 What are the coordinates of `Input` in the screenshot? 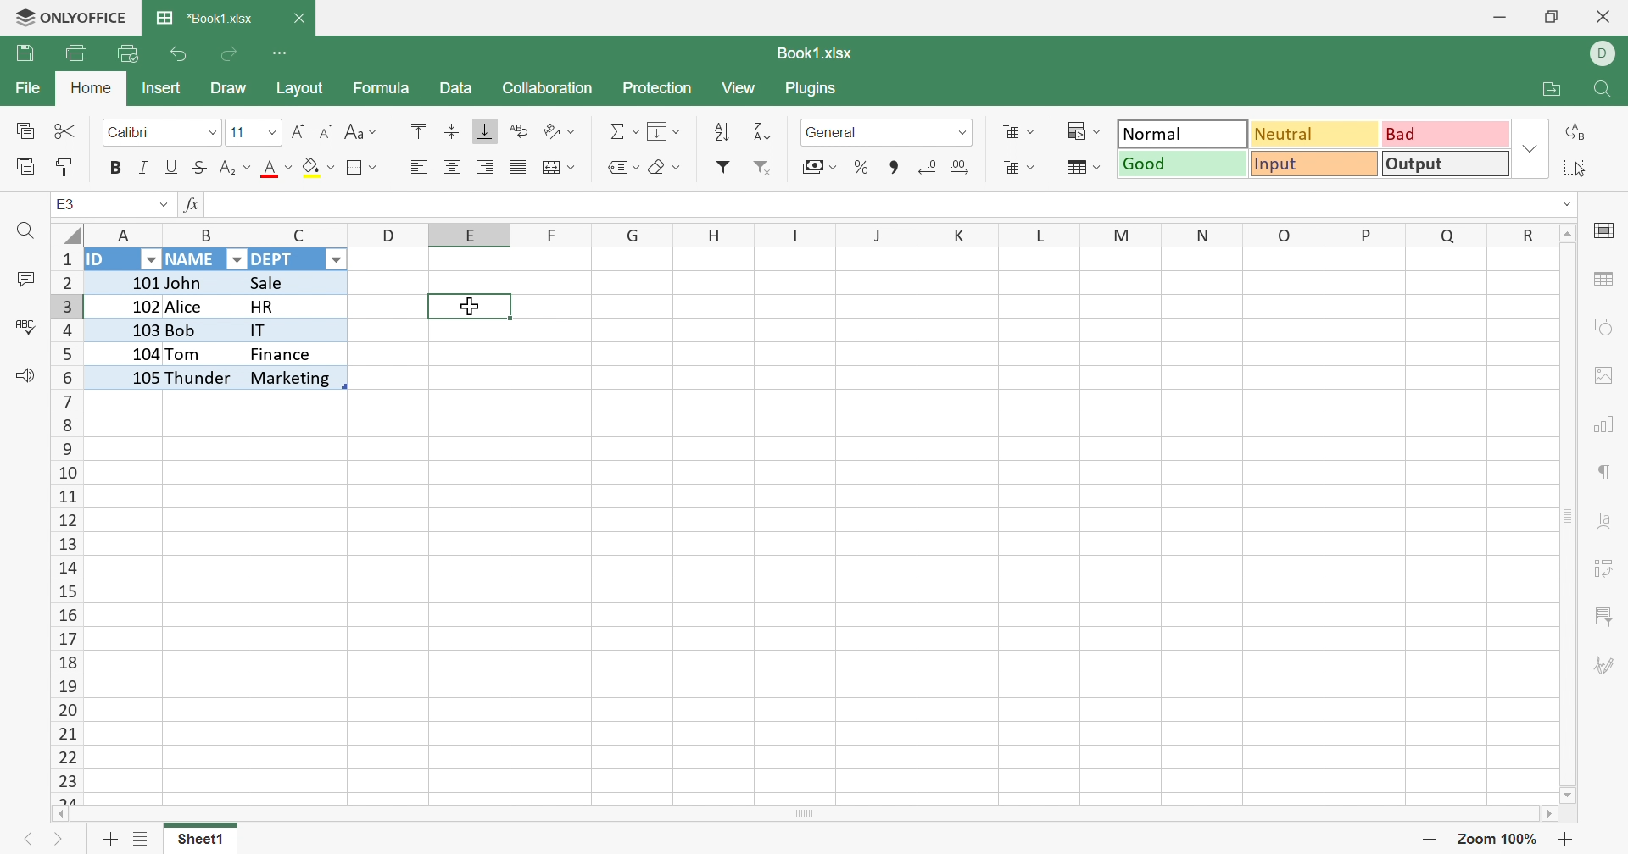 It's located at (1312, 164).